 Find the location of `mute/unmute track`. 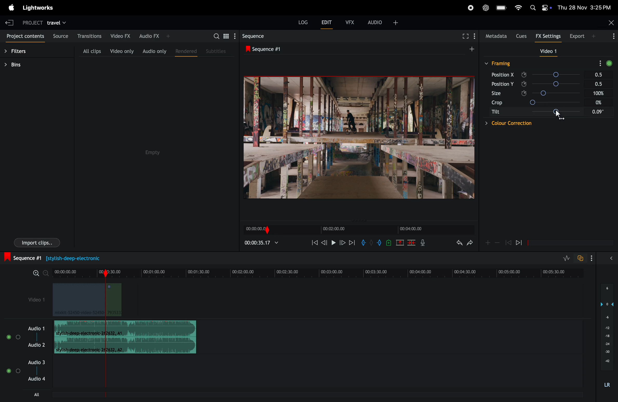

mute/unmute track is located at coordinates (8, 336).